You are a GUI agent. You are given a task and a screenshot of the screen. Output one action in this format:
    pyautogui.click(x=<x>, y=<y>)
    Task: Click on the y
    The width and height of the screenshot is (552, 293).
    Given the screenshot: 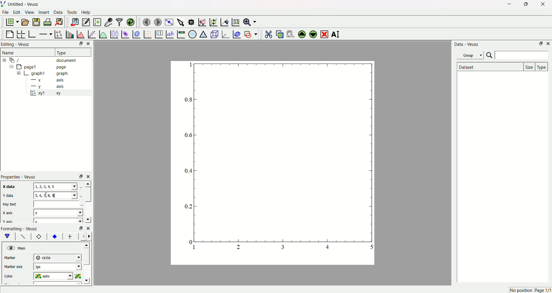 What is the action you would take?
    pyautogui.click(x=57, y=221)
    